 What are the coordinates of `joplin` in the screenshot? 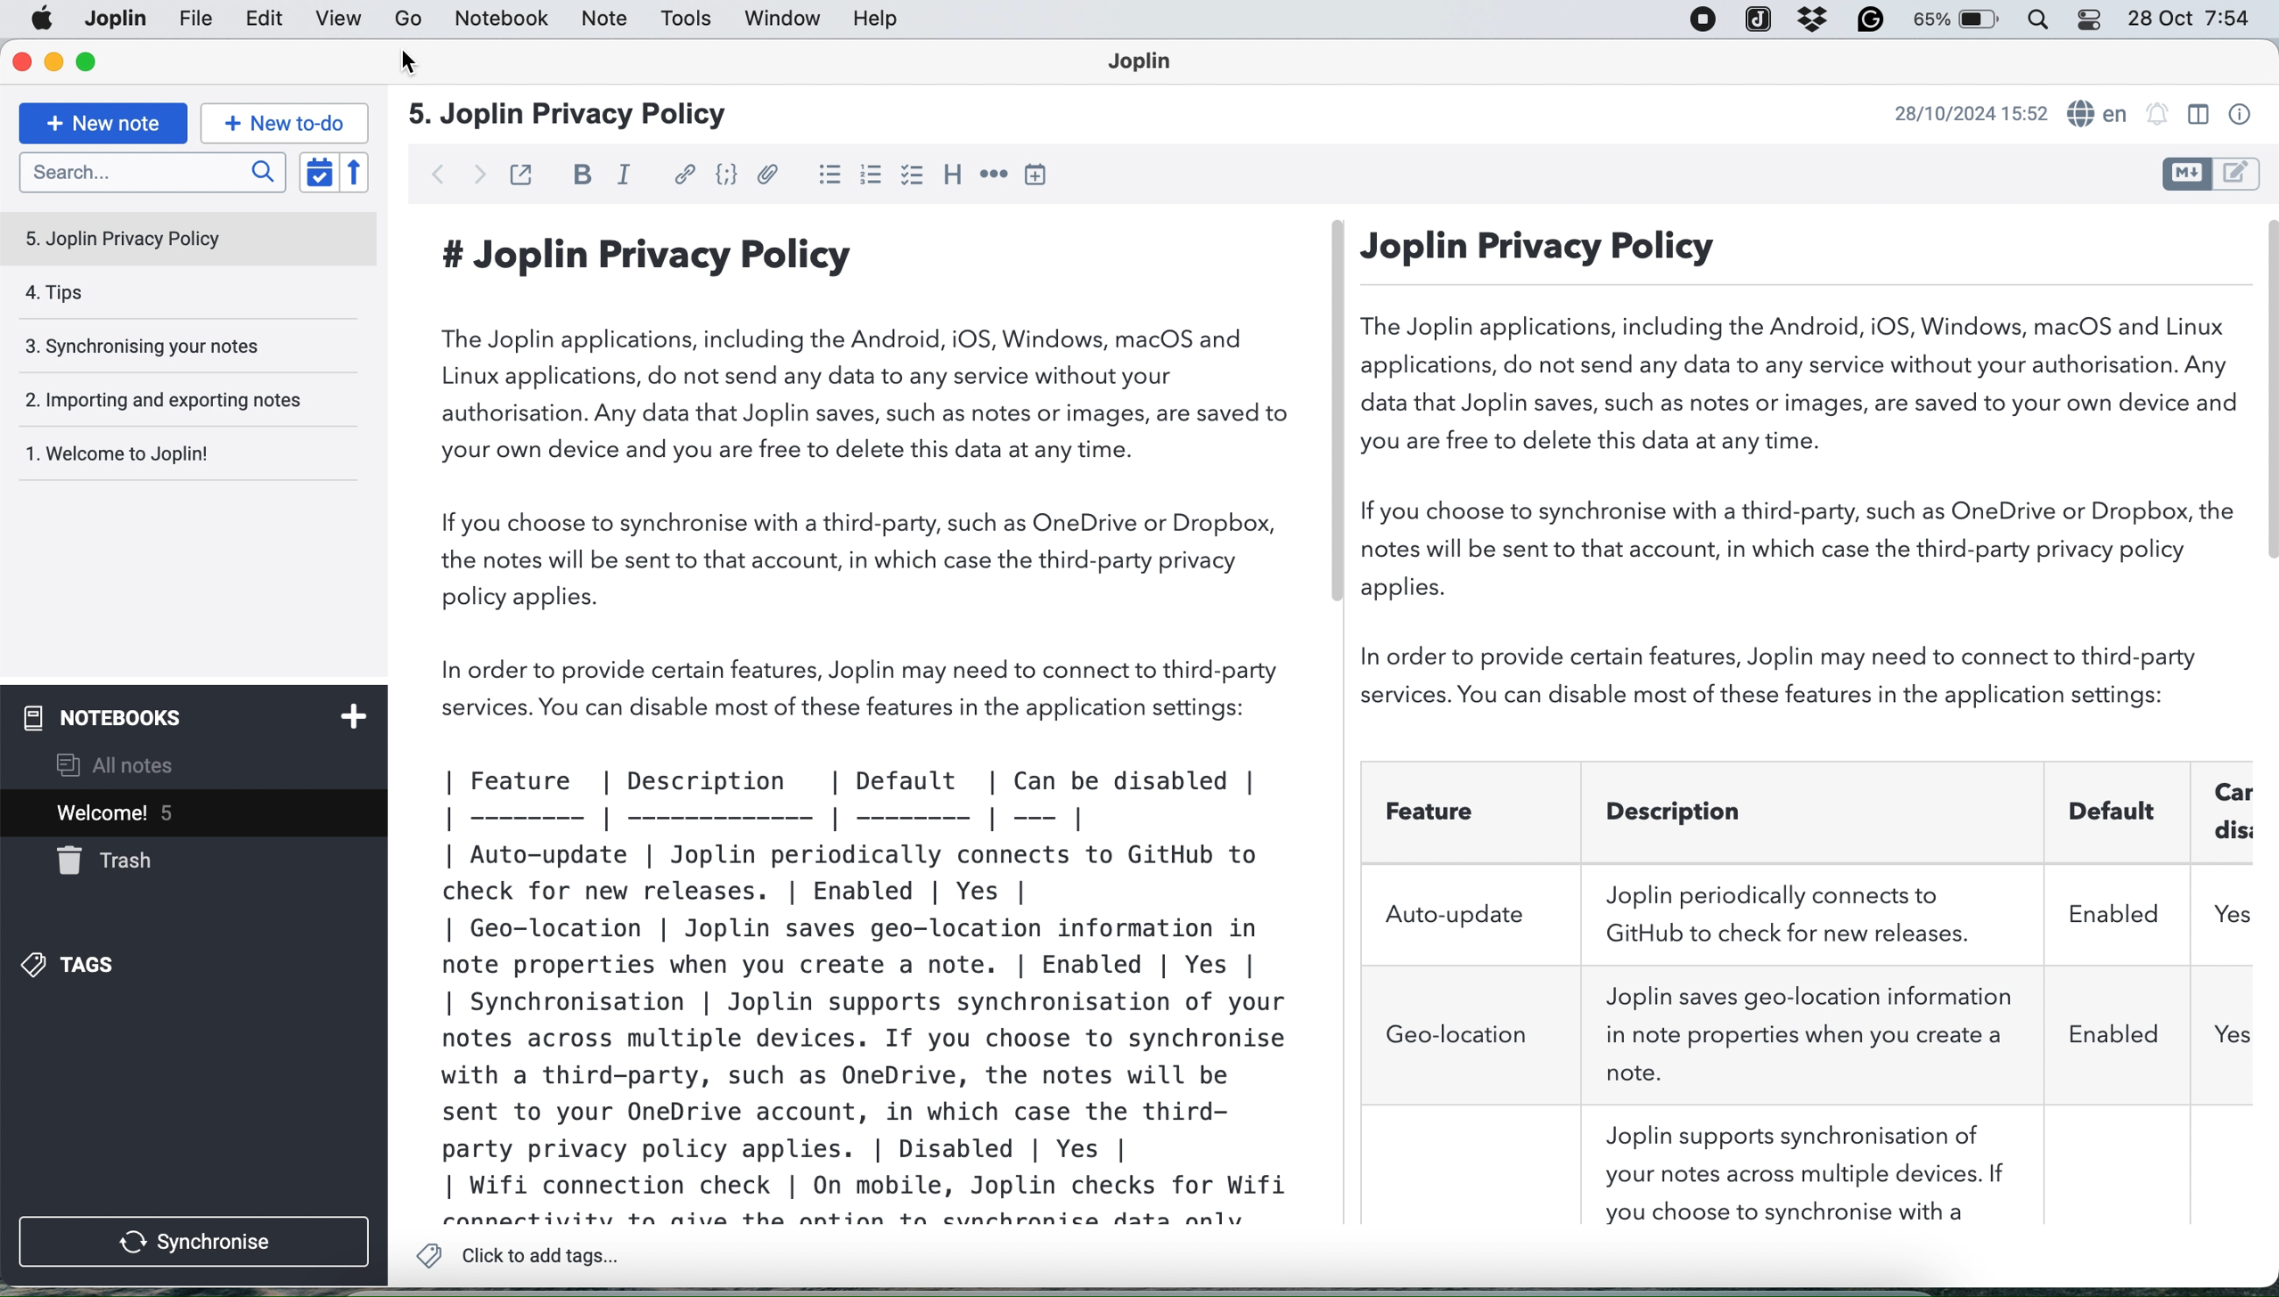 It's located at (1758, 19).